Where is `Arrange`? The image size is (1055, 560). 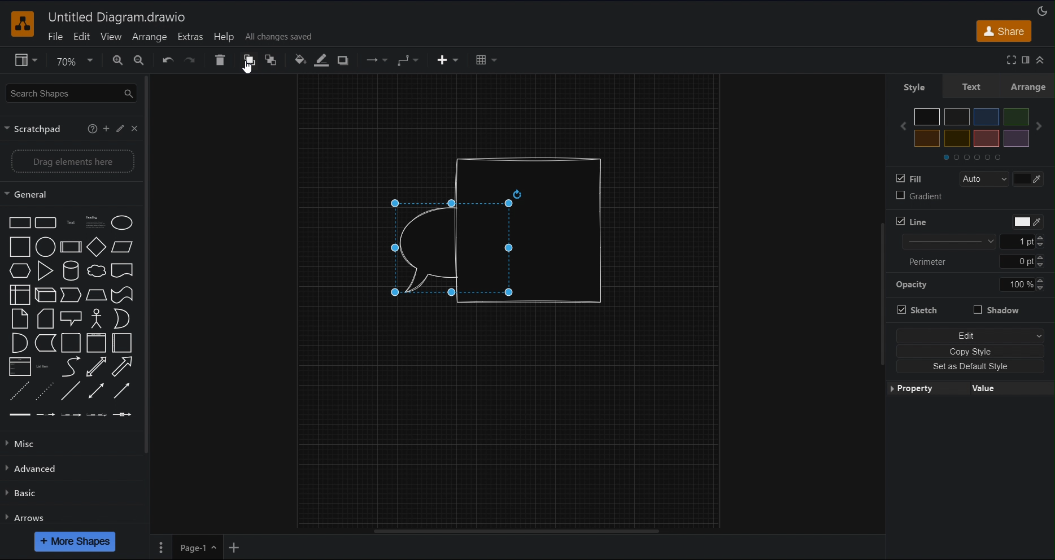 Arrange is located at coordinates (1031, 86).